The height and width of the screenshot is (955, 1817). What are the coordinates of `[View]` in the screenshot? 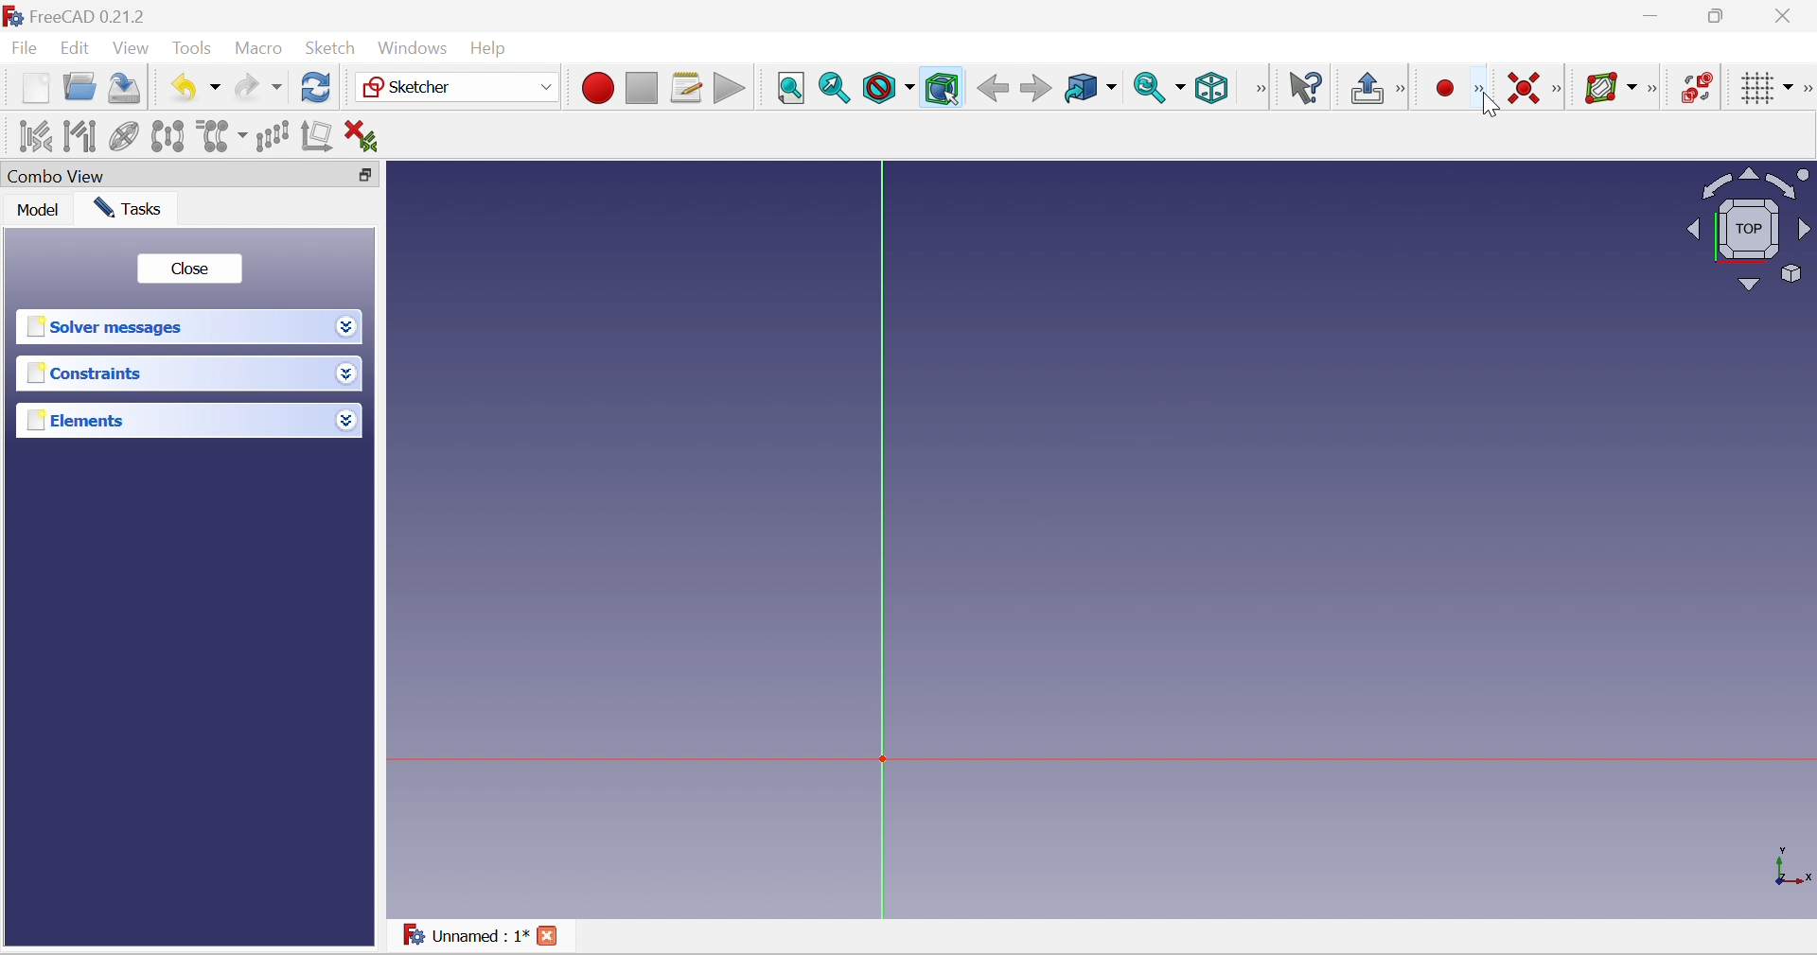 It's located at (1255, 87).